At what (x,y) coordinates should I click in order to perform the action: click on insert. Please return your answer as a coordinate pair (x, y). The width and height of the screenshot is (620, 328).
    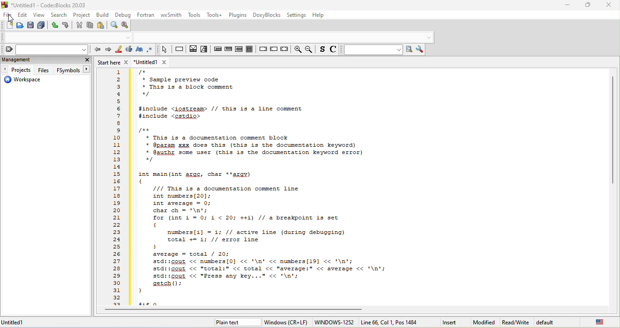
    Looking at the image, I should click on (450, 323).